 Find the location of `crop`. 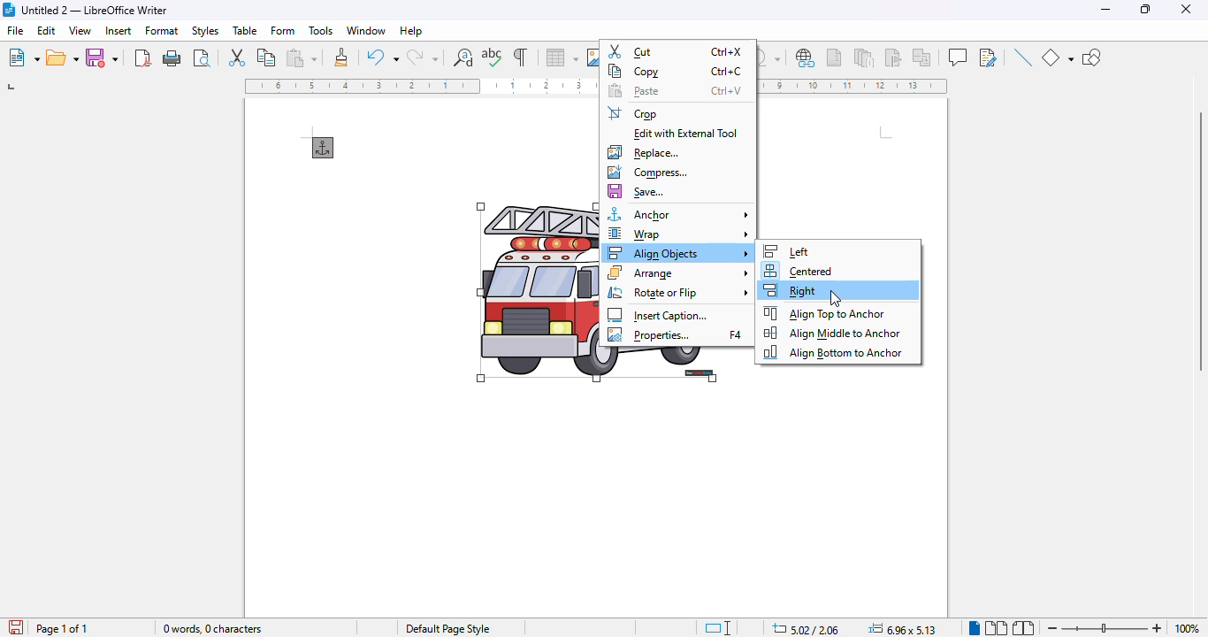

crop is located at coordinates (633, 113).